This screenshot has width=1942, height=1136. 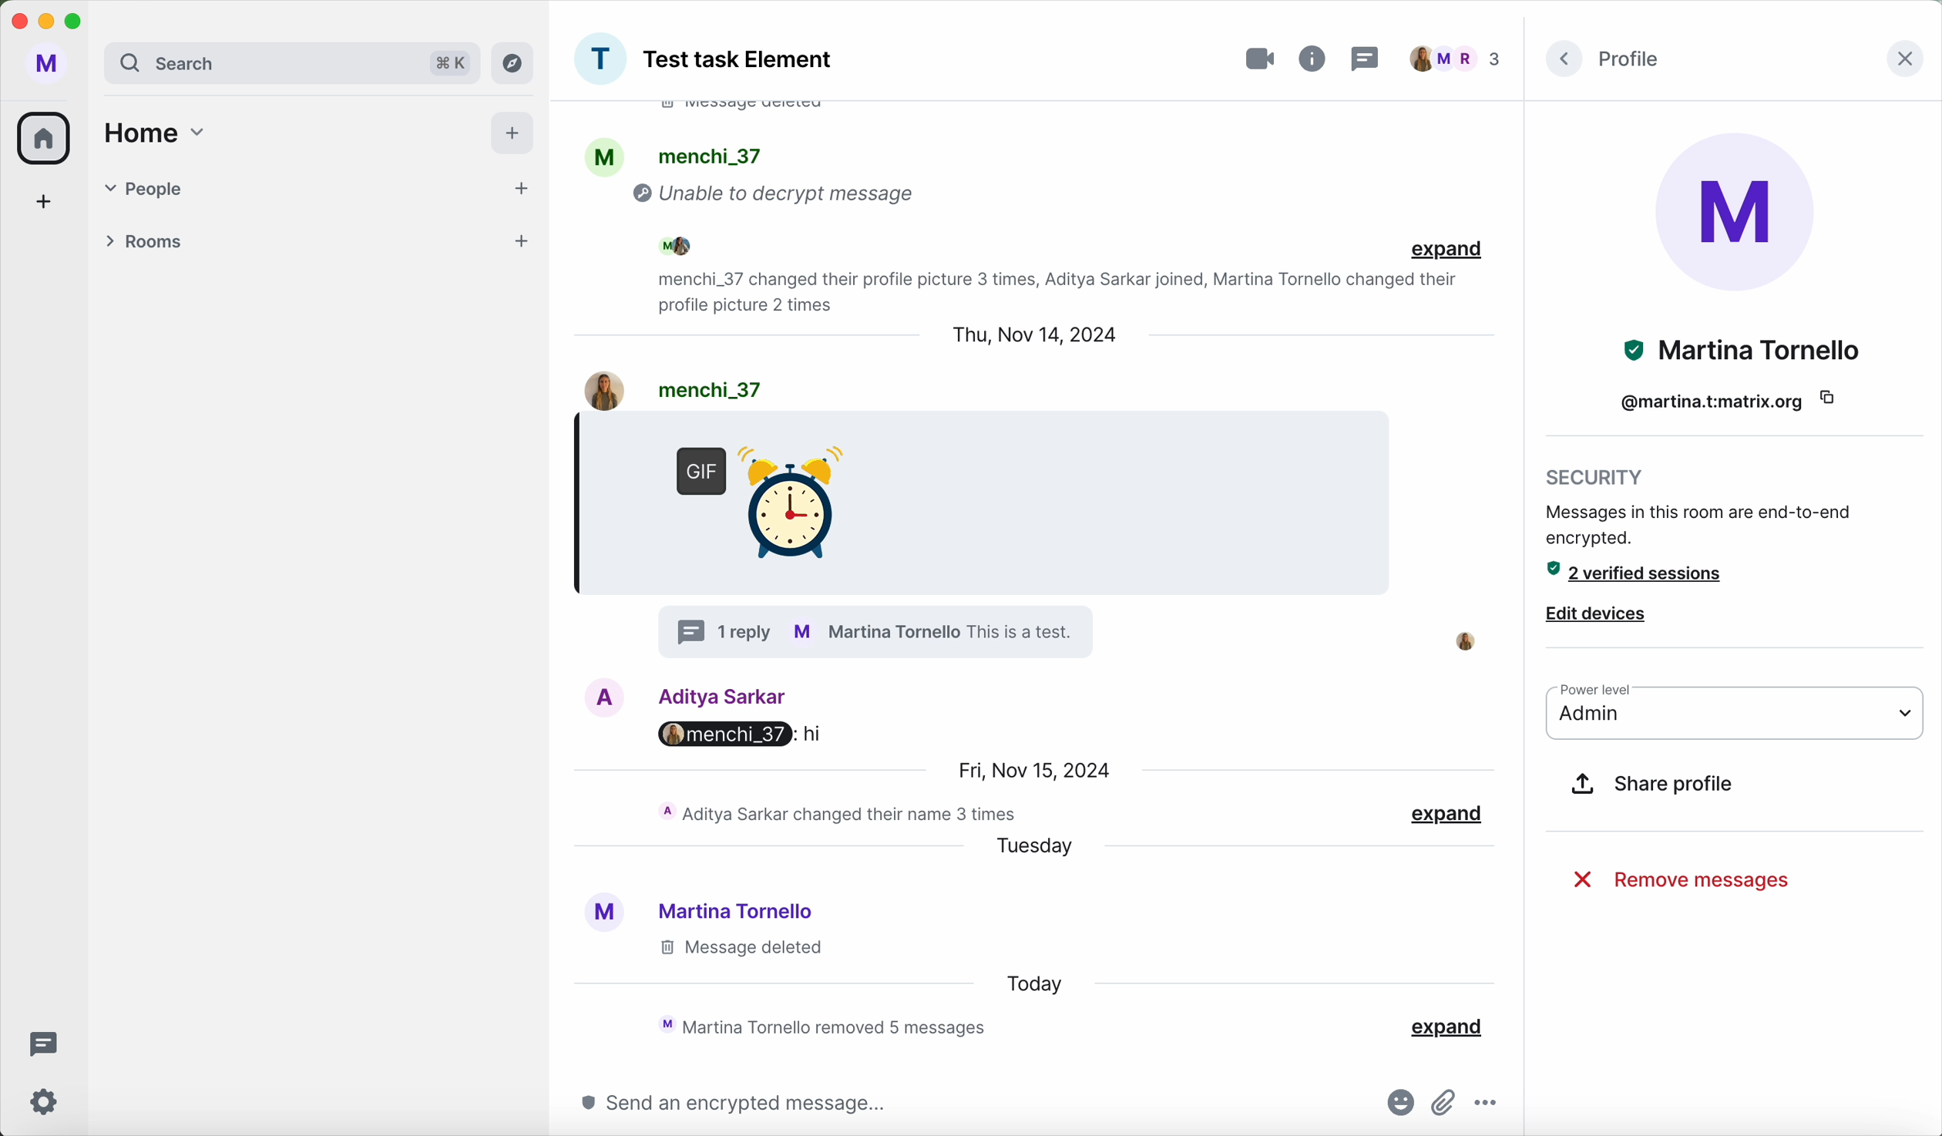 I want to click on profile, so click(x=606, y=156).